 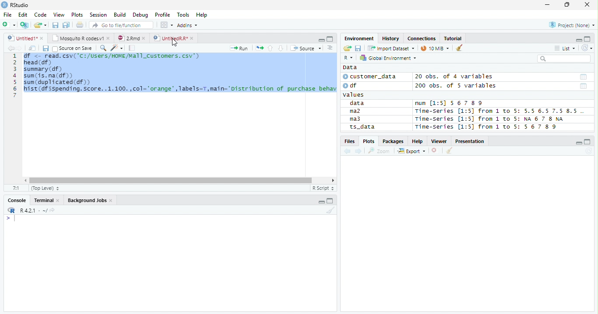 I want to click on Close, so click(x=587, y=5).